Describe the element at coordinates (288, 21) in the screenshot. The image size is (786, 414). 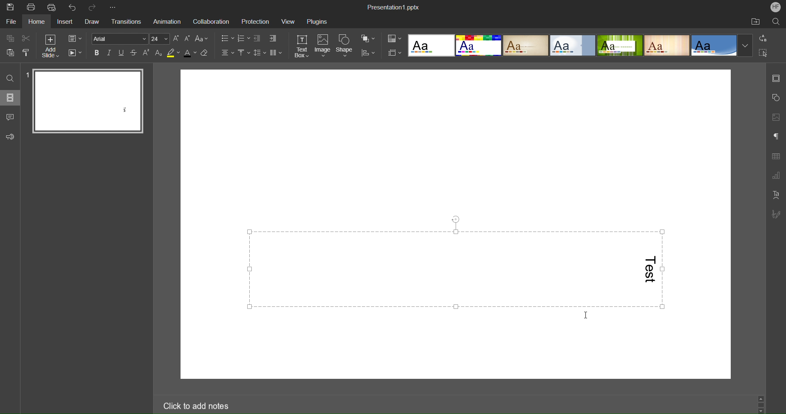
I see `View` at that location.